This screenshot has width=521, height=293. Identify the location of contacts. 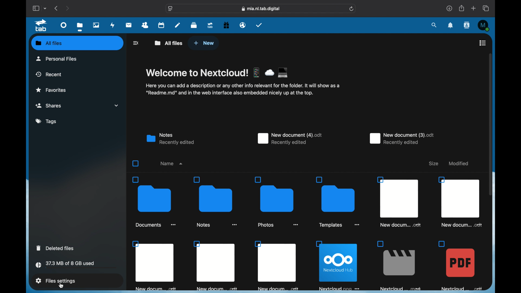
(145, 25).